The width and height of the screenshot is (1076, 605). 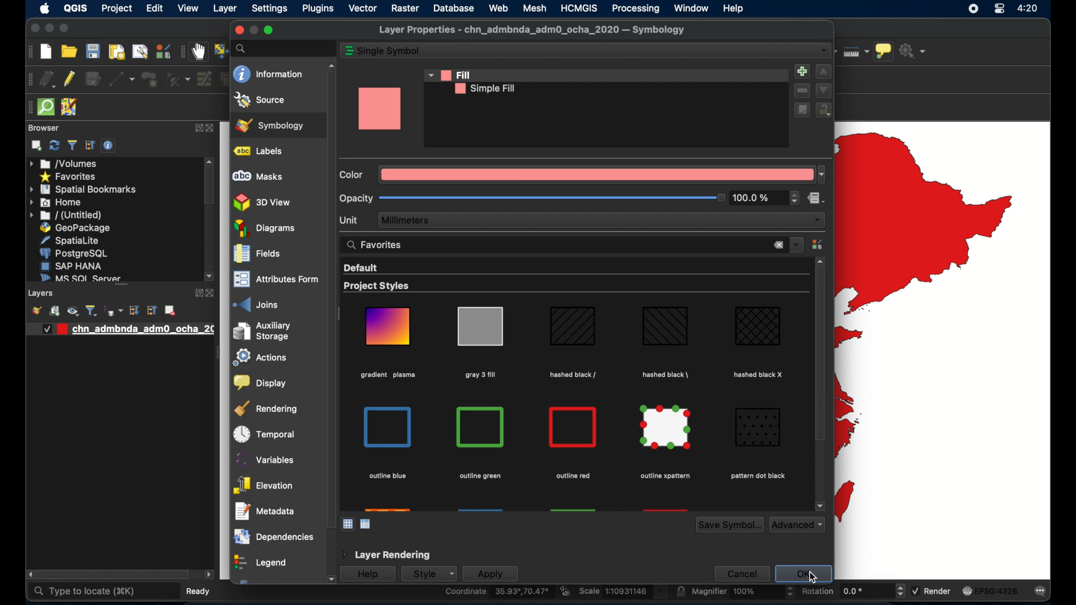 What do you see at coordinates (318, 10) in the screenshot?
I see `plugins` at bounding box center [318, 10].